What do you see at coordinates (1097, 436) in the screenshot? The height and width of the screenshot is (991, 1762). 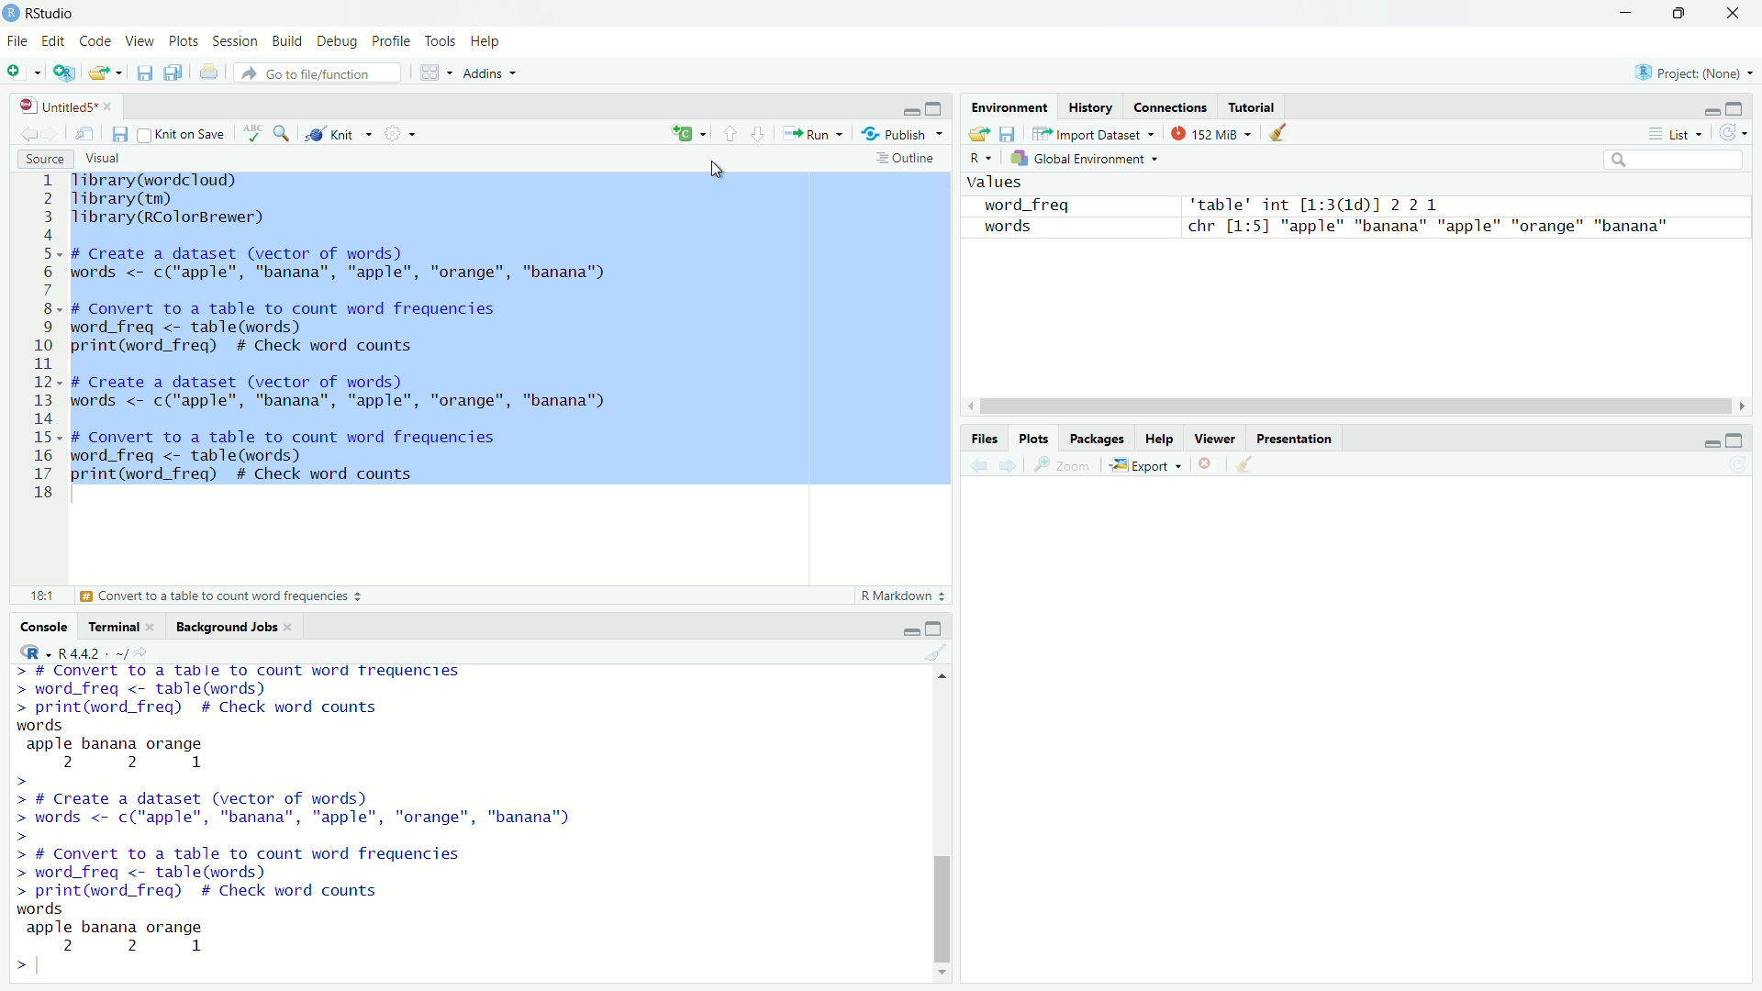 I see `Packages` at bounding box center [1097, 436].